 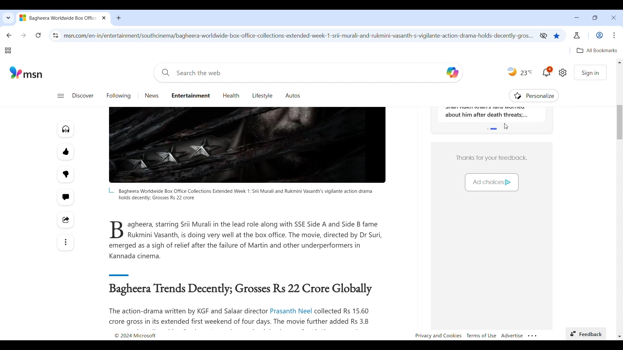 I want to click on Close interface , so click(x=614, y=17).